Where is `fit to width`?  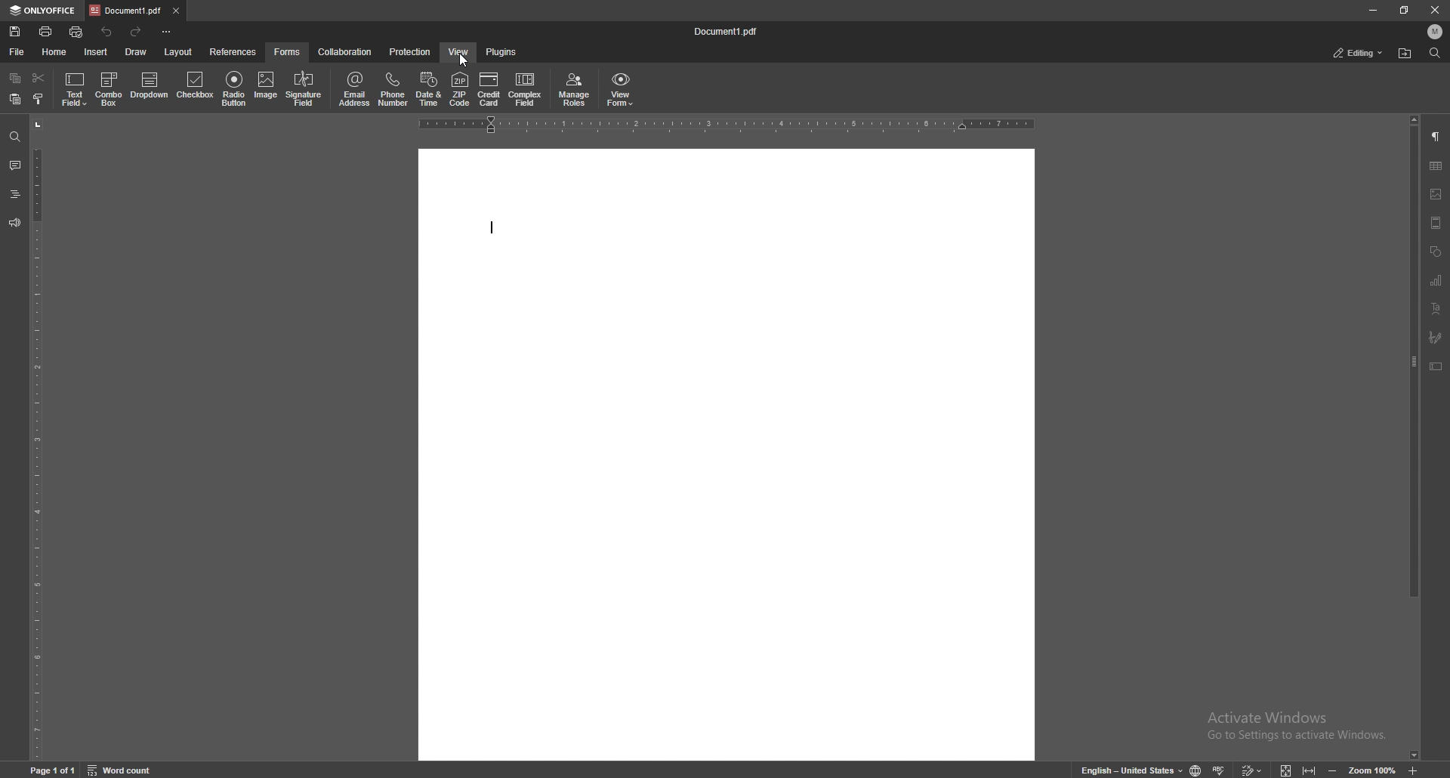 fit to width is located at coordinates (1309, 769).